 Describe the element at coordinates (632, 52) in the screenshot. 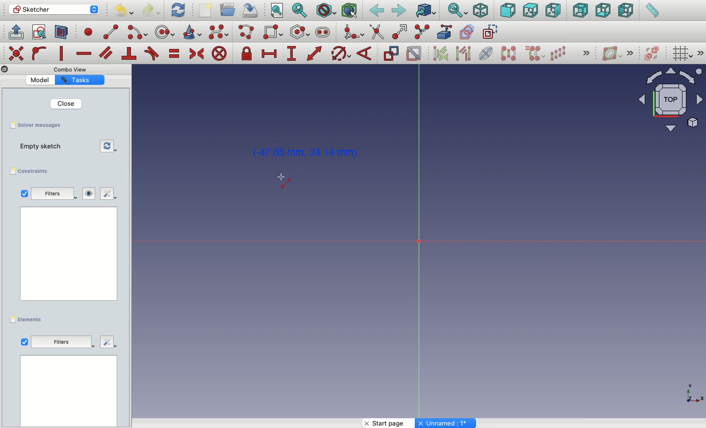

I see `` at that location.